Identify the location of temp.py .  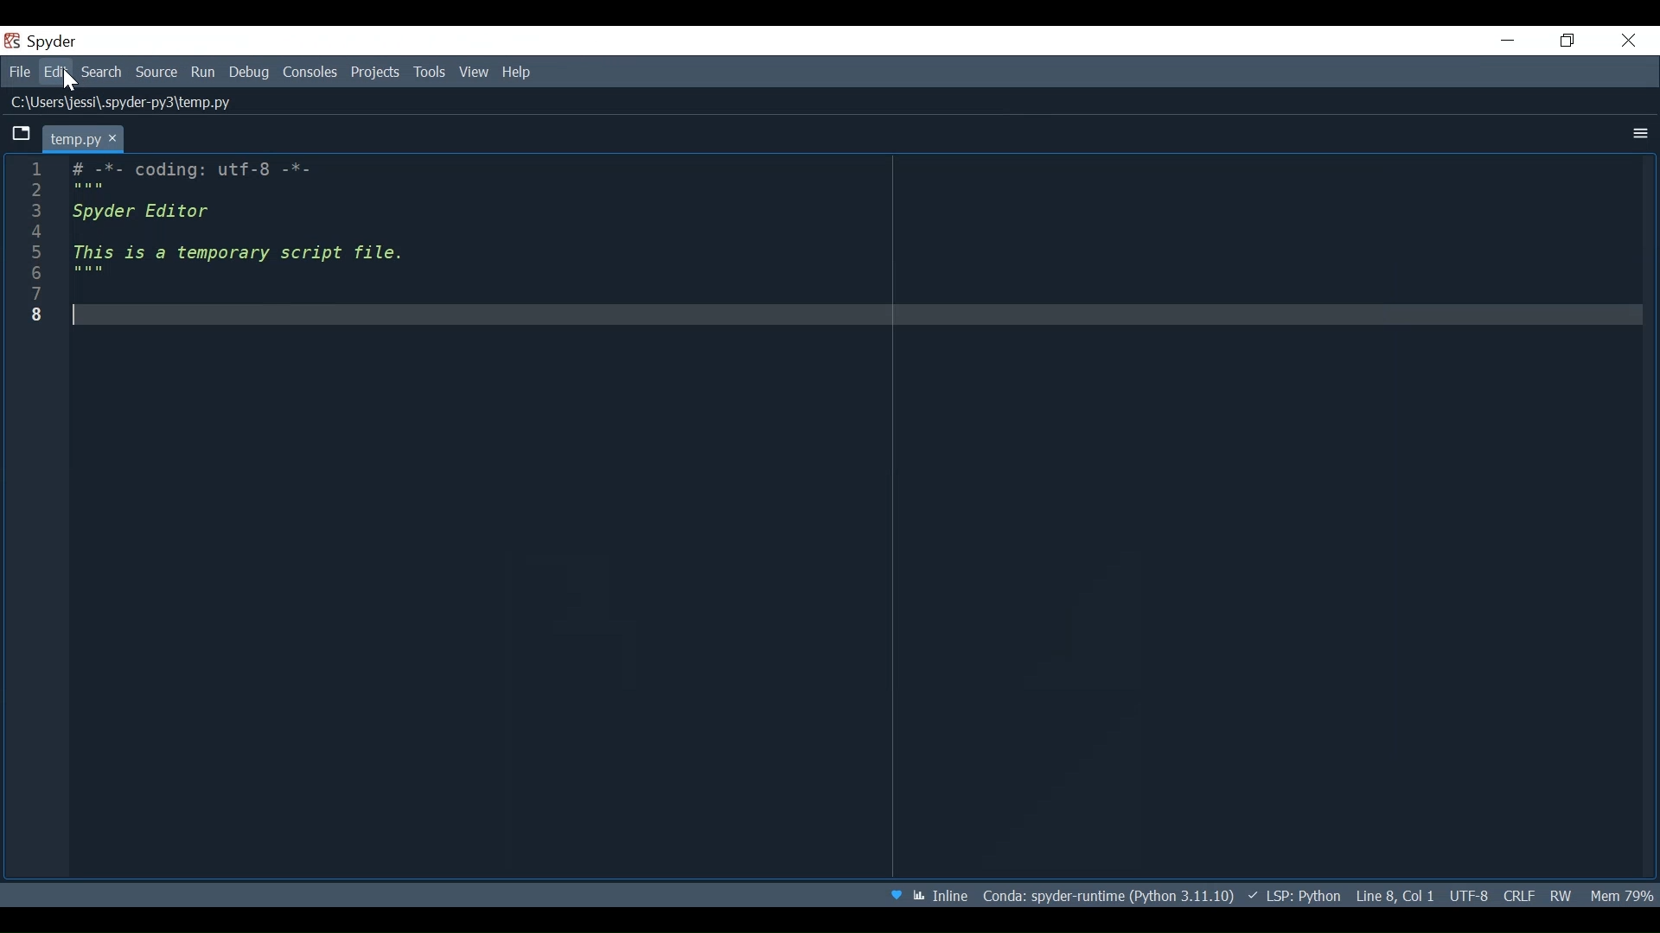
(85, 136).